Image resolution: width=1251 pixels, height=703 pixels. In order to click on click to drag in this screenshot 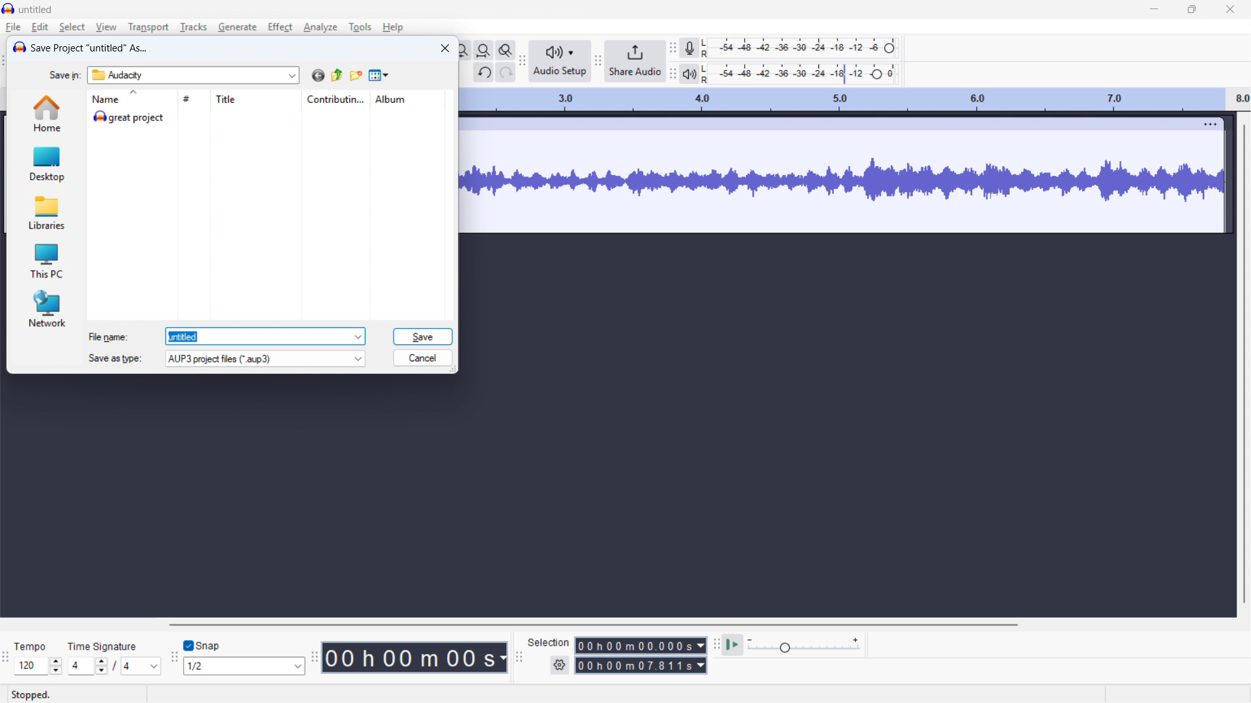, I will do `click(820, 124)`.